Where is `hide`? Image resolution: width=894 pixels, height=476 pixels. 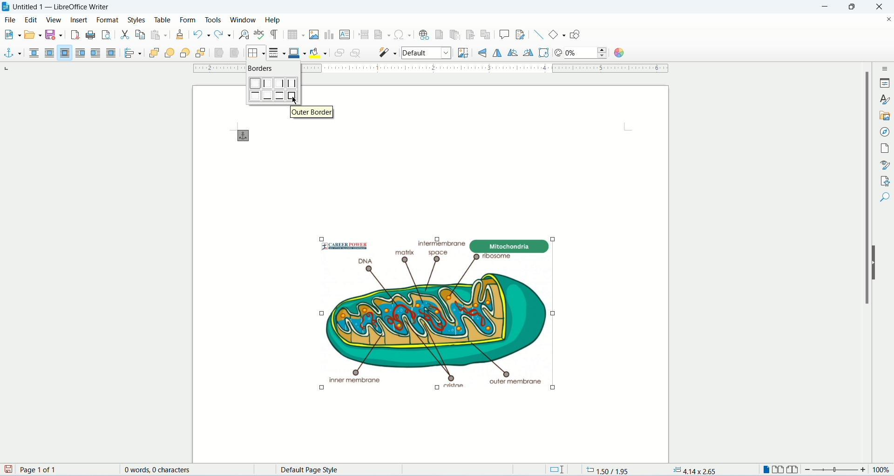
hide is located at coordinates (875, 262).